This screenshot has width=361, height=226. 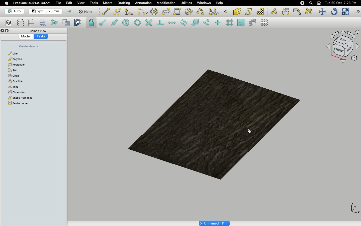 I want to click on Fillet, so click(x=129, y=12).